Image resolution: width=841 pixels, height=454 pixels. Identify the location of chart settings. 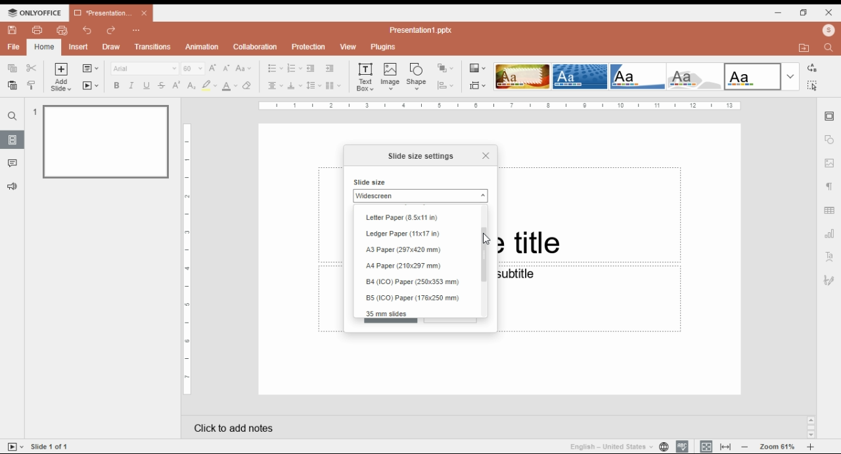
(830, 234).